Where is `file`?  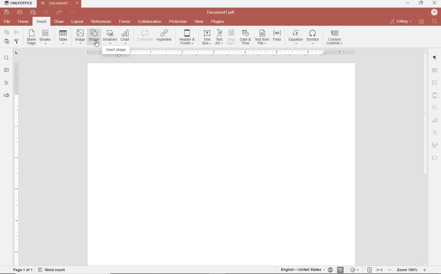 file is located at coordinates (8, 22).